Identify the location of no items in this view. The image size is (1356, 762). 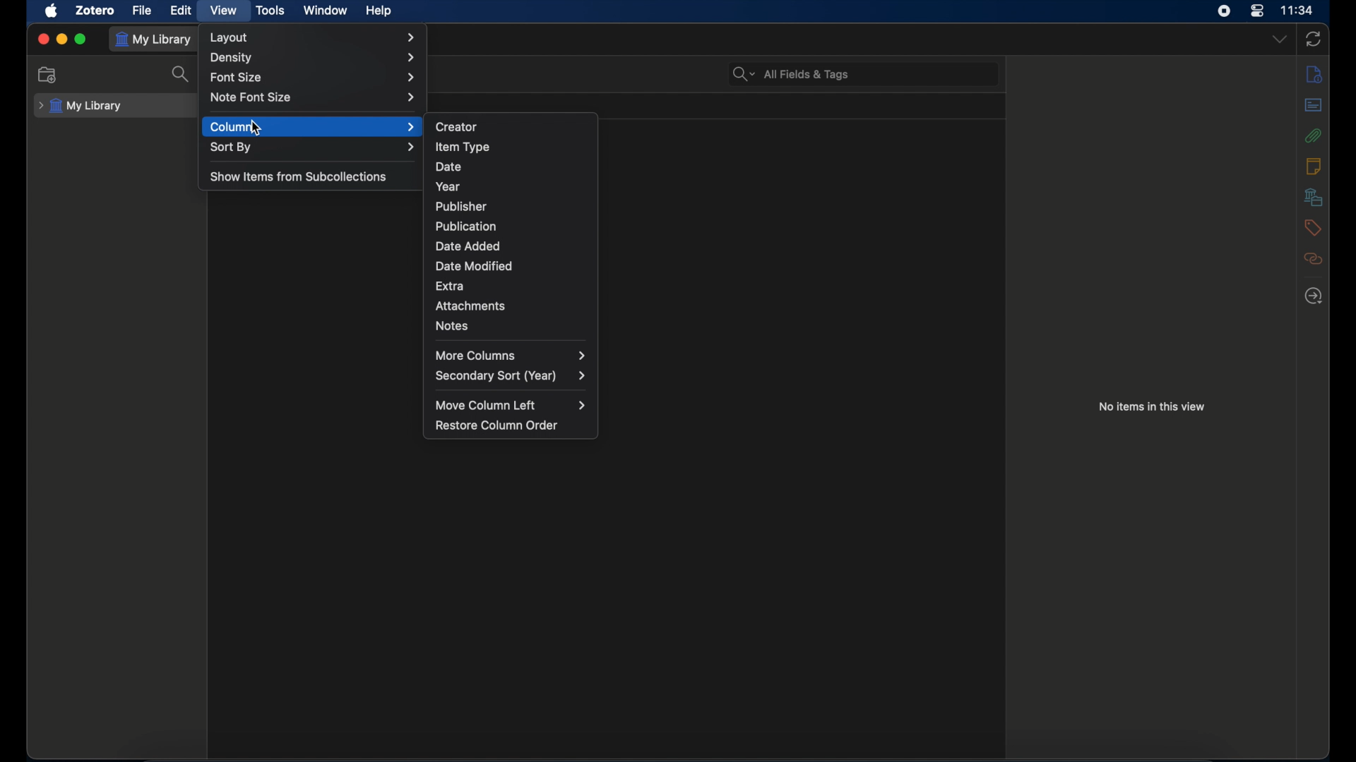
(1152, 406).